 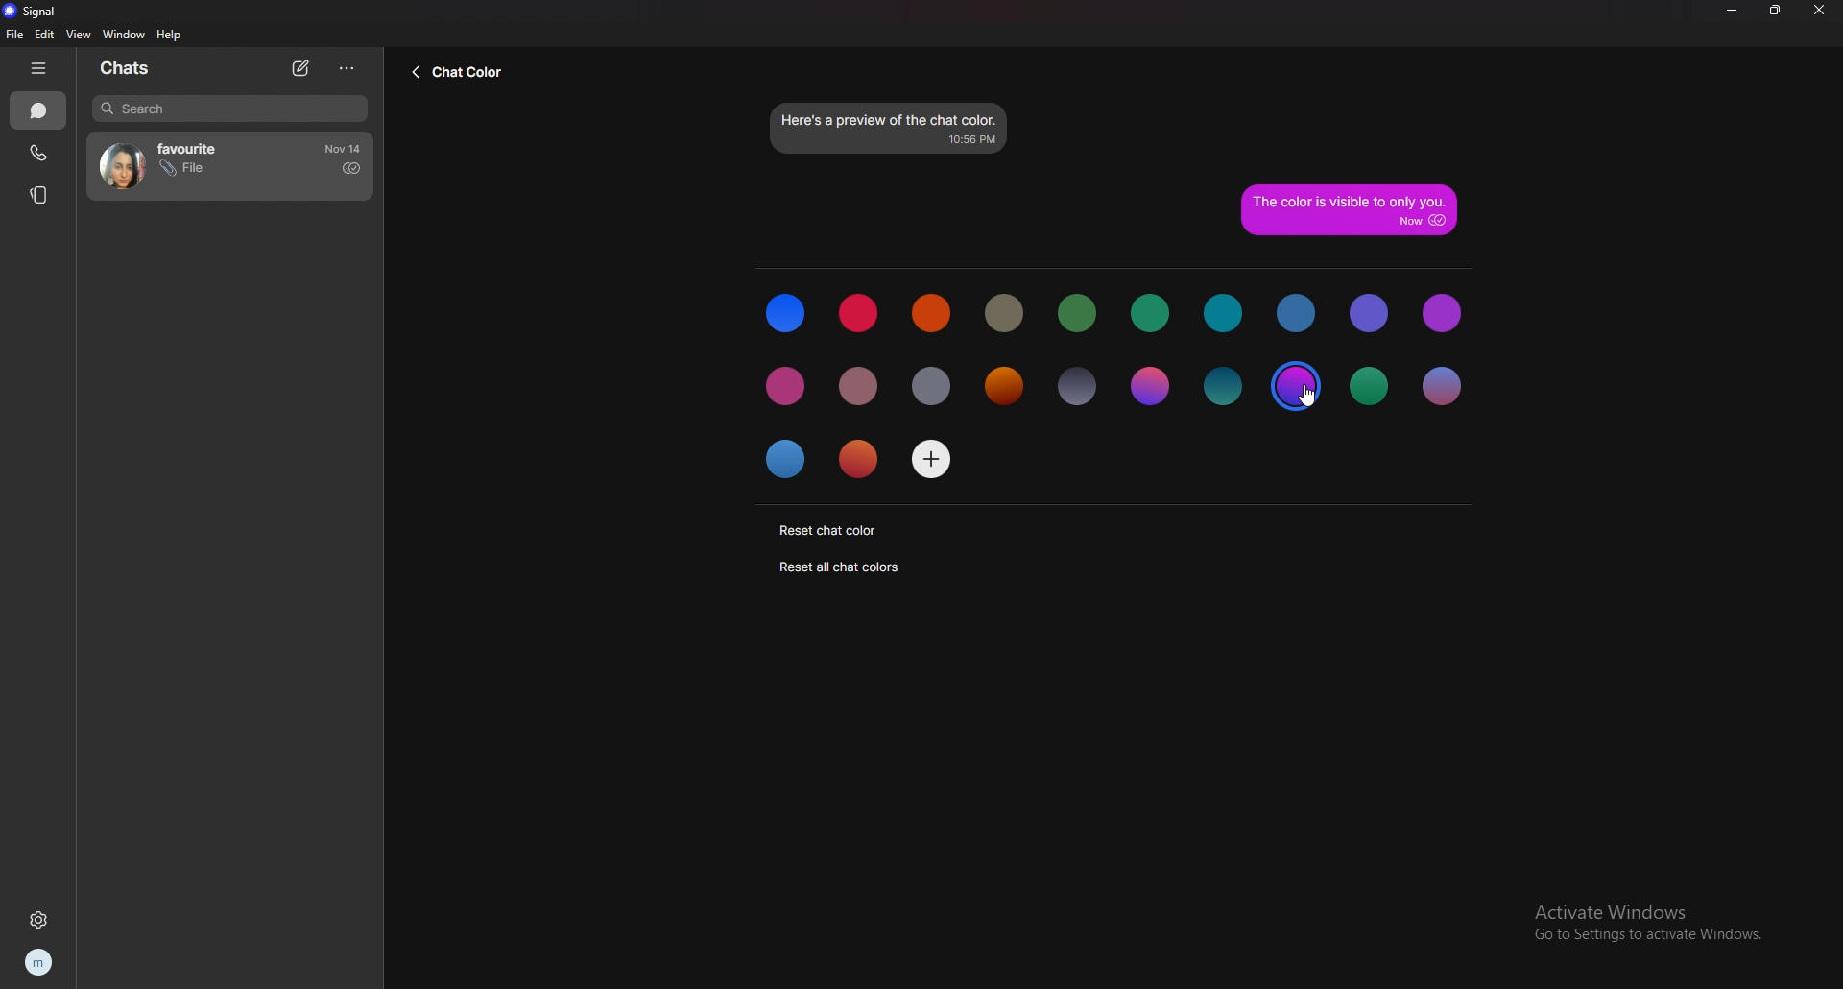 I want to click on color, so click(x=933, y=387).